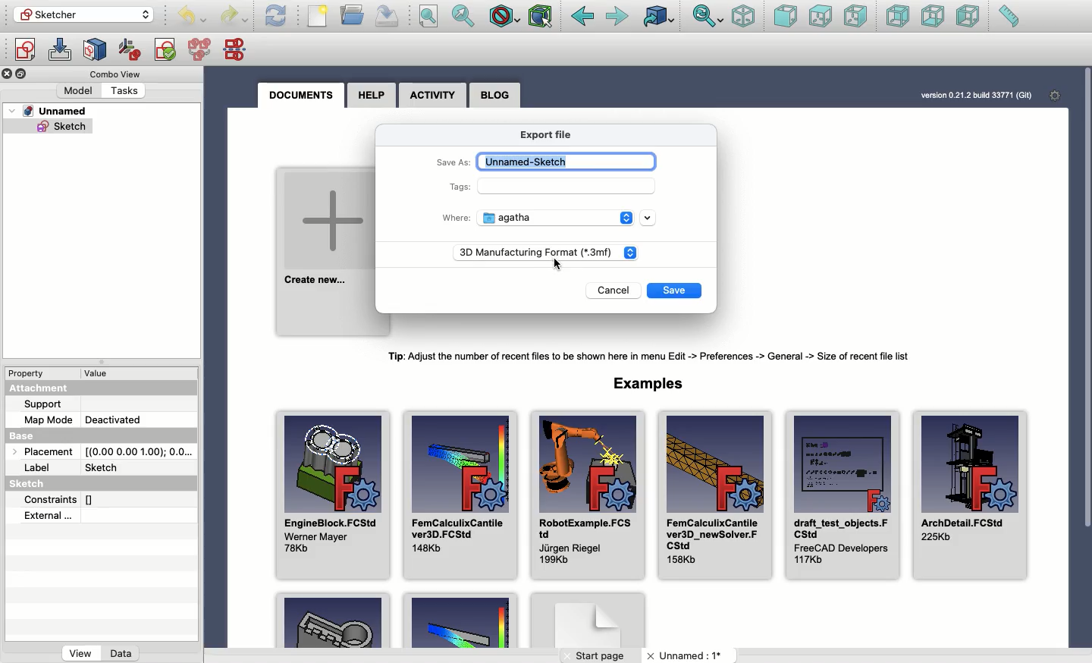 The image size is (1092, 663). Describe the element at coordinates (657, 17) in the screenshot. I see `Linked to object` at that location.